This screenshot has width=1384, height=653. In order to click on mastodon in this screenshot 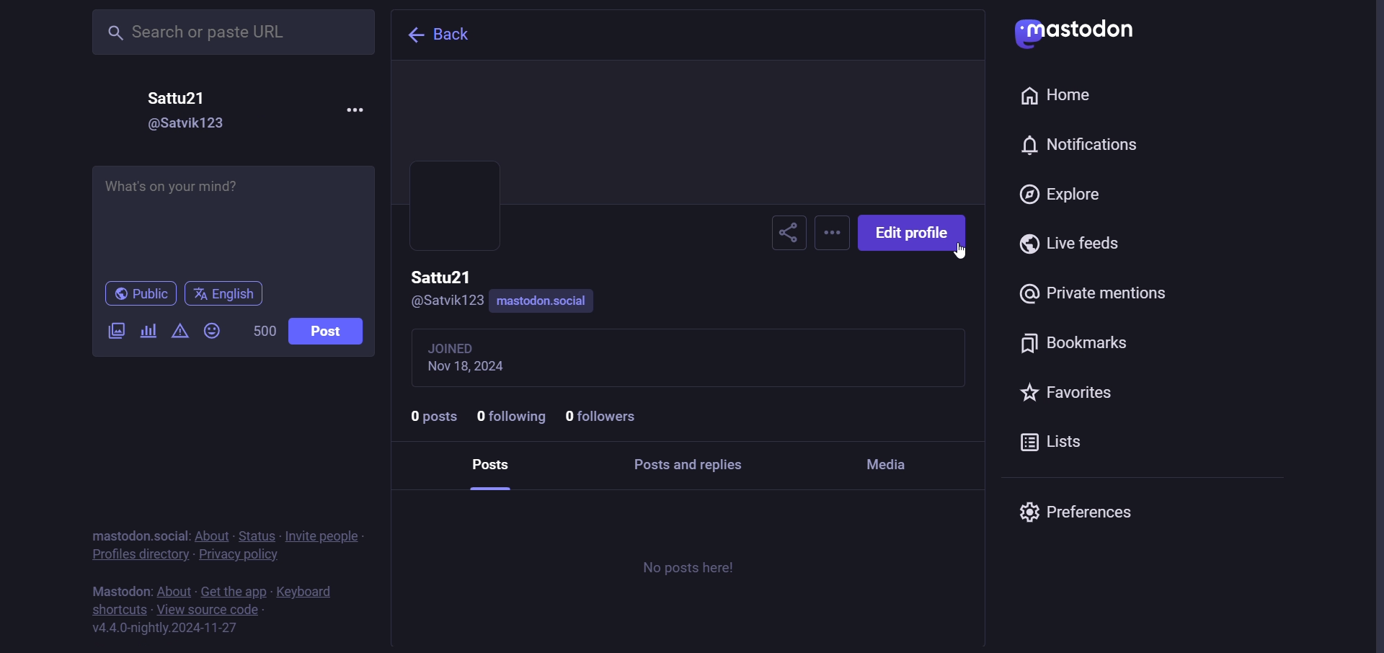, I will do `click(120, 590)`.